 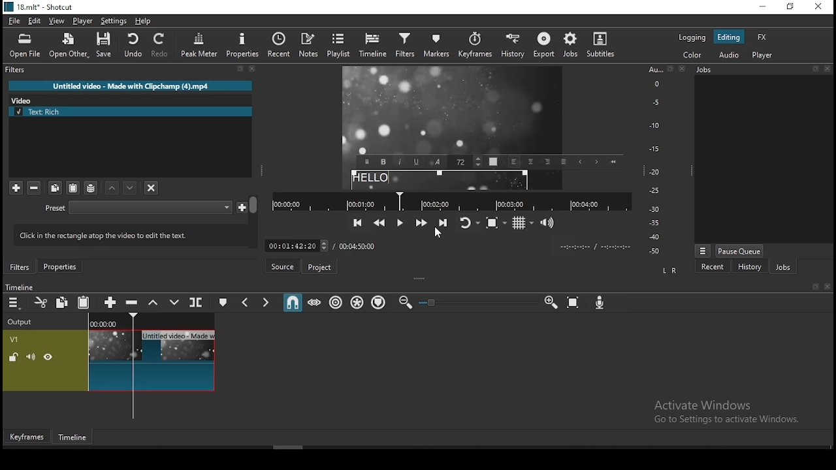 I want to click on history, so click(x=512, y=48).